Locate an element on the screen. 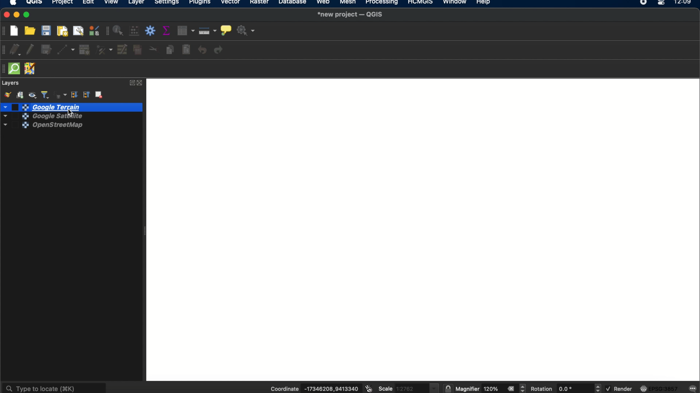 The image size is (700, 393). open layer styling panel is located at coordinates (7, 95).